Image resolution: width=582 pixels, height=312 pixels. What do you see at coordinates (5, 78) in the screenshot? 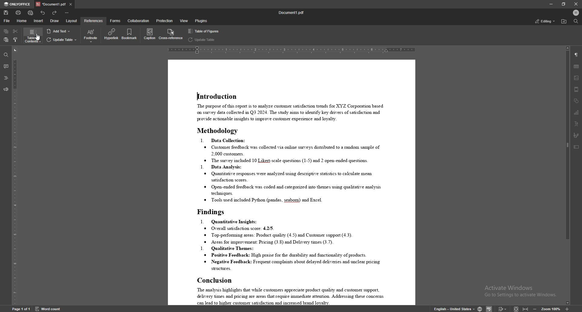
I see `headings` at bounding box center [5, 78].